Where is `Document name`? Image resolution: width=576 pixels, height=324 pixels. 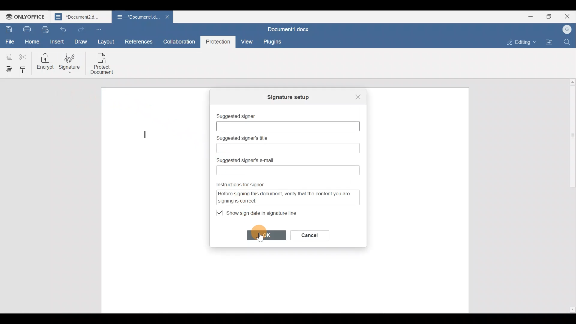 Document name is located at coordinates (137, 16).